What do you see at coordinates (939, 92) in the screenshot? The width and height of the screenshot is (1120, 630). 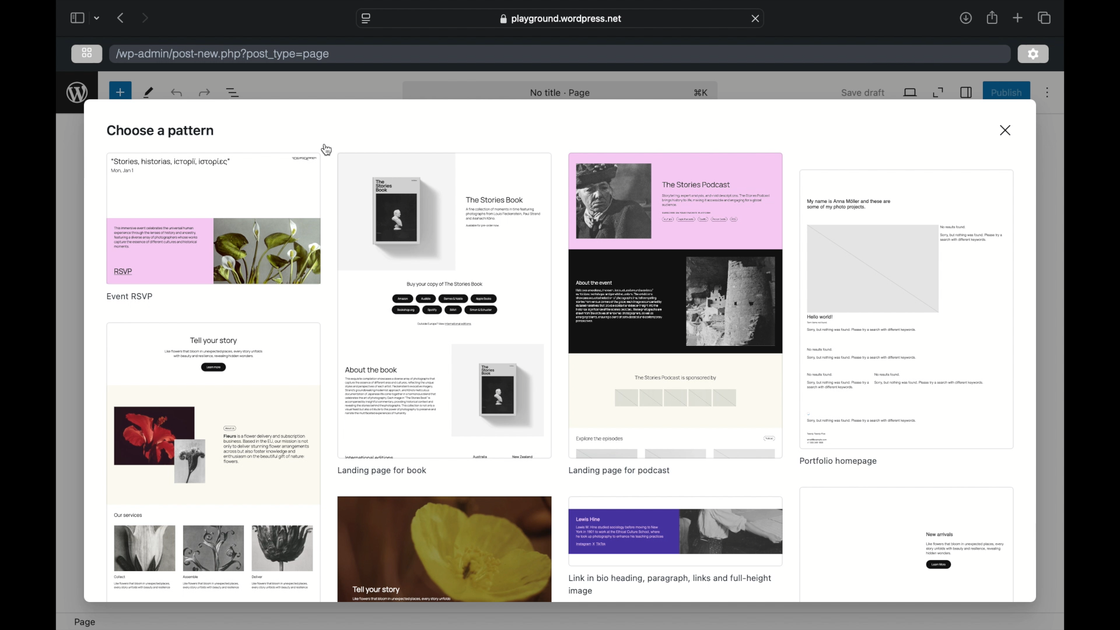 I see `expand` at bounding box center [939, 92].